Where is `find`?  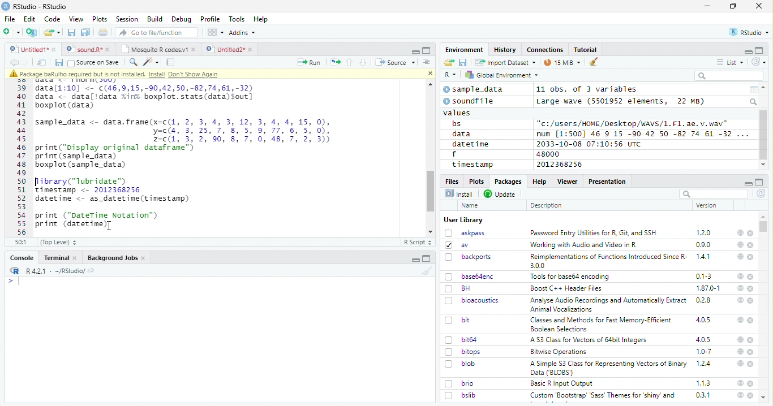
find is located at coordinates (132, 61).